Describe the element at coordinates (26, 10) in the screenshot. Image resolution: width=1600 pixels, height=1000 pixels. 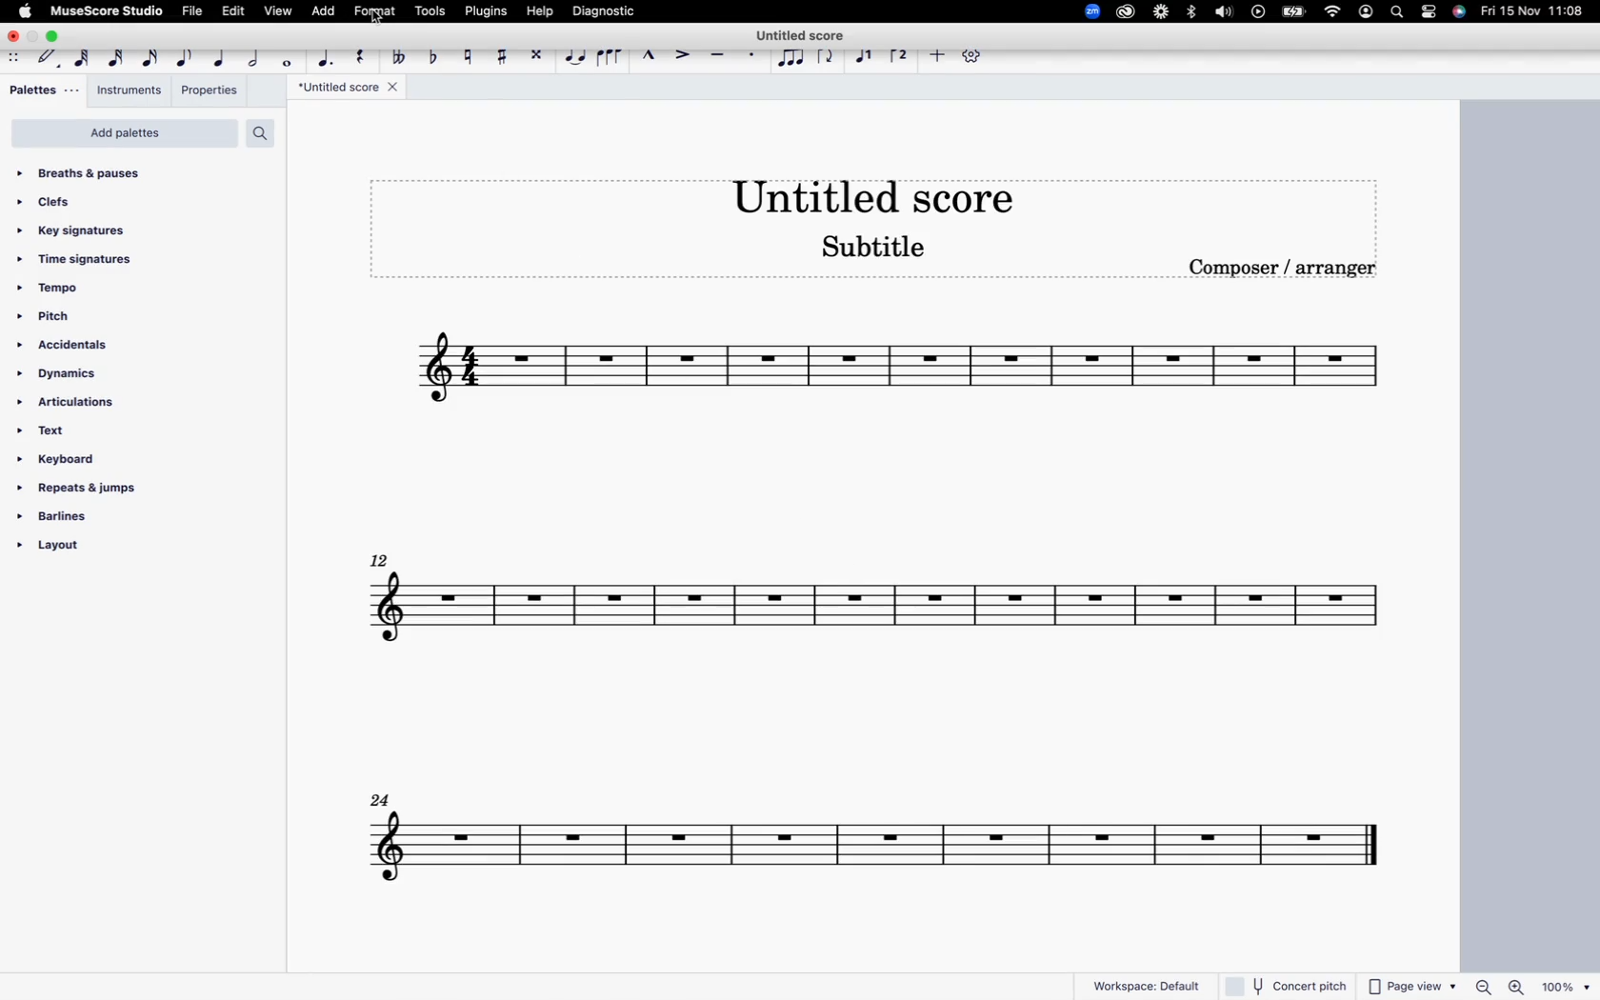
I see `apple` at that location.